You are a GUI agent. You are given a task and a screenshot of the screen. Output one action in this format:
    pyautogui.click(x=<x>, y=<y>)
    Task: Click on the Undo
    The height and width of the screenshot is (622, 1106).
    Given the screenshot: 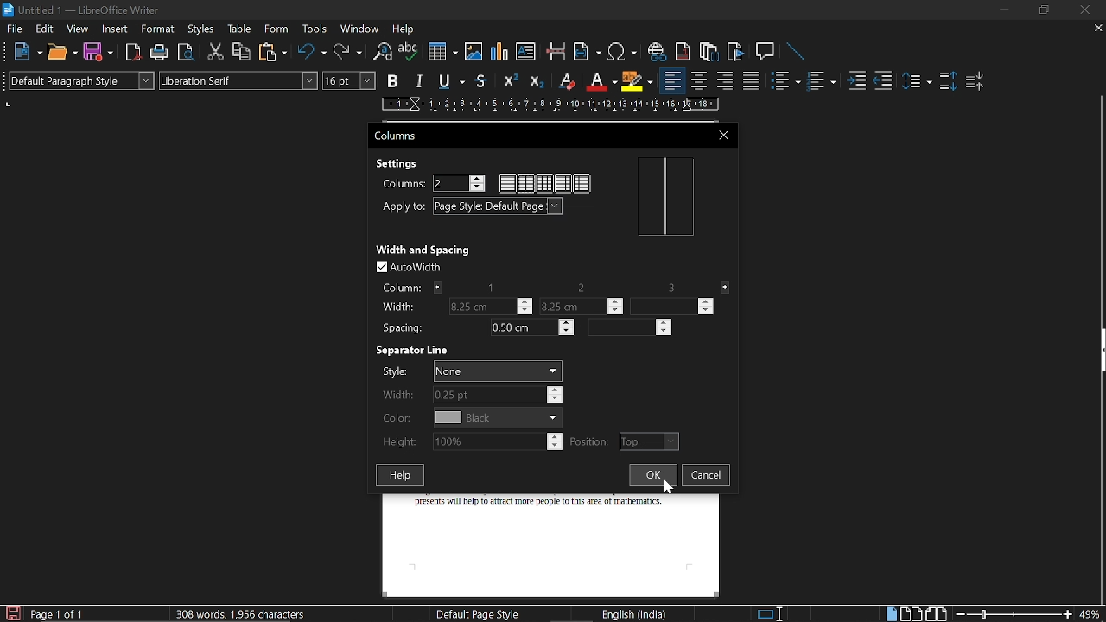 What is the action you would take?
    pyautogui.click(x=313, y=52)
    